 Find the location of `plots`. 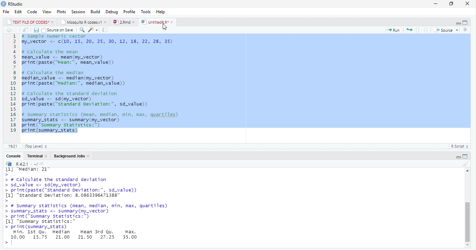

plots is located at coordinates (62, 12).